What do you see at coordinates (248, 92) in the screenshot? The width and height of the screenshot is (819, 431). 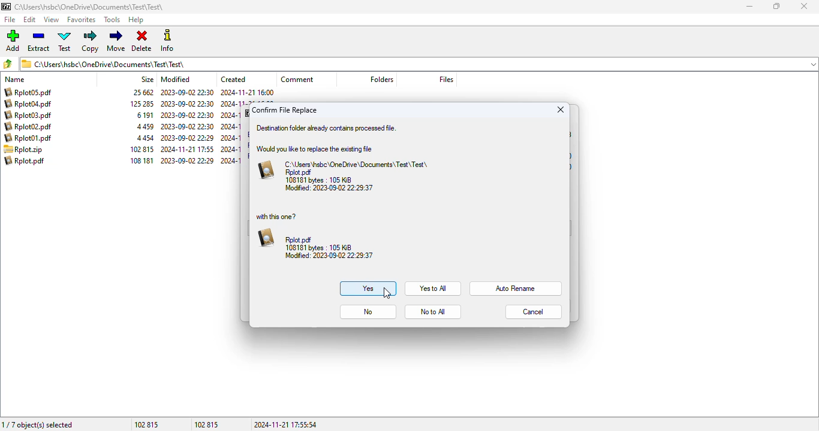 I see `2024-11-21 16:00` at bounding box center [248, 92].